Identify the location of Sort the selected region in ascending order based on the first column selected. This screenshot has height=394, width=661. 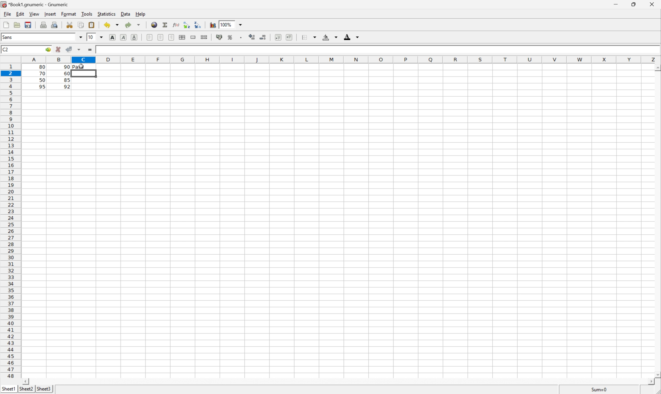
(186, 25).